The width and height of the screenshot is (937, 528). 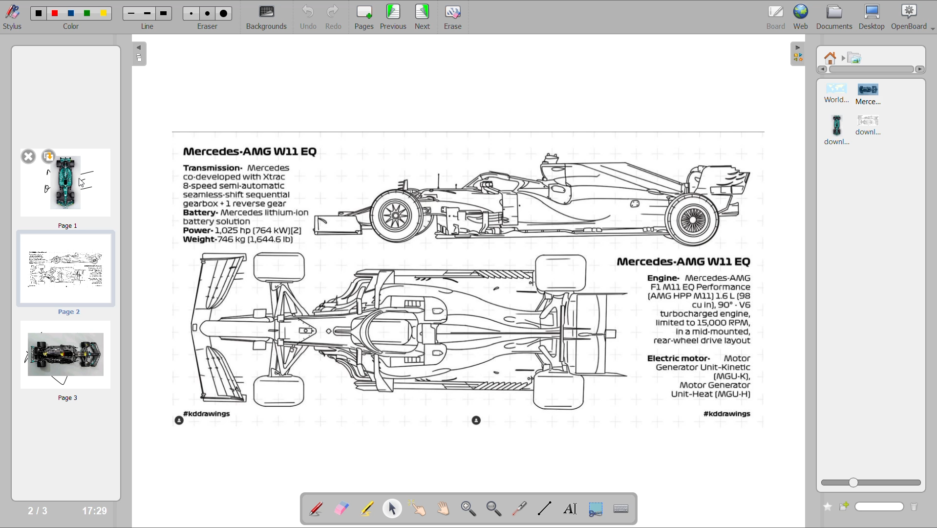 What do you see at coordinates (268, 17) in the screenshot?
I see `backgrounds` at bounding box center [268, 17].